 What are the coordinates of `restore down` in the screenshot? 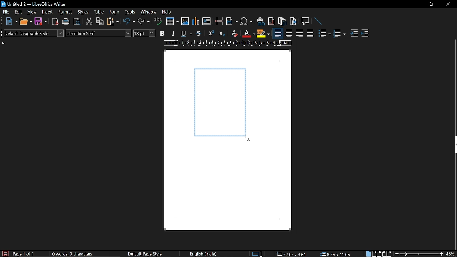 It's located at (431, 4).